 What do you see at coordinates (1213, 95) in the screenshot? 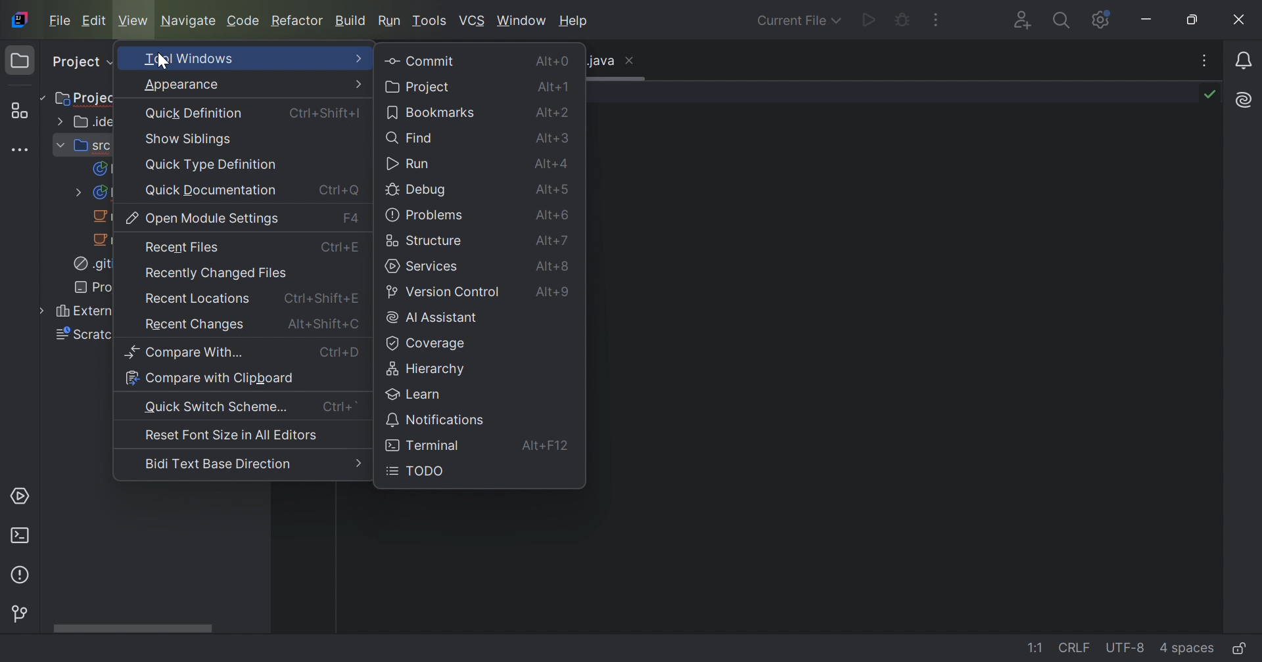
I see `No problems found` at bounding box center [1213, 95].